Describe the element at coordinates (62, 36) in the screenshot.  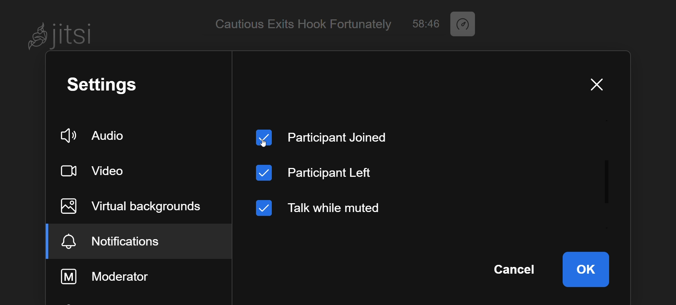
I see `Jitsi` at that location.